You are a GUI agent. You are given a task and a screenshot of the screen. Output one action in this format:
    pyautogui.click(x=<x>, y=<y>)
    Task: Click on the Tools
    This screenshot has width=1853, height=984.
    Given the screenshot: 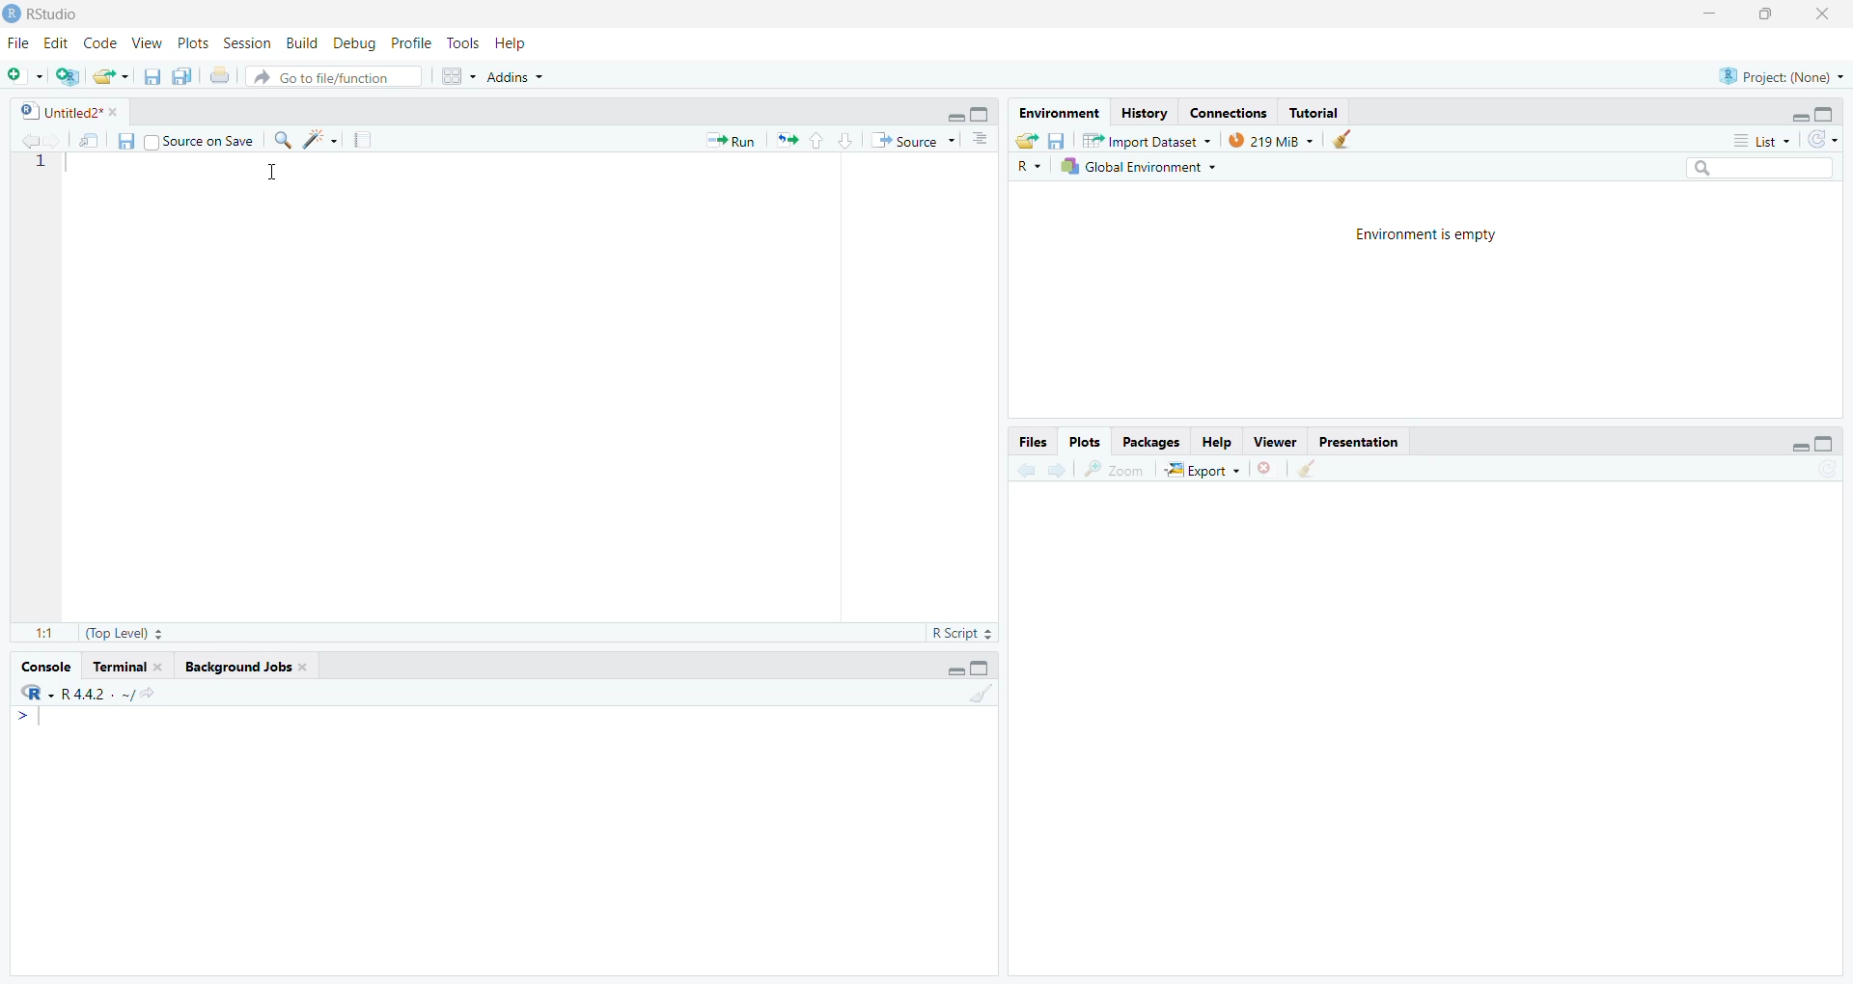 What is the action you would take?
    pyautogui.click(x=466, y=43)
    